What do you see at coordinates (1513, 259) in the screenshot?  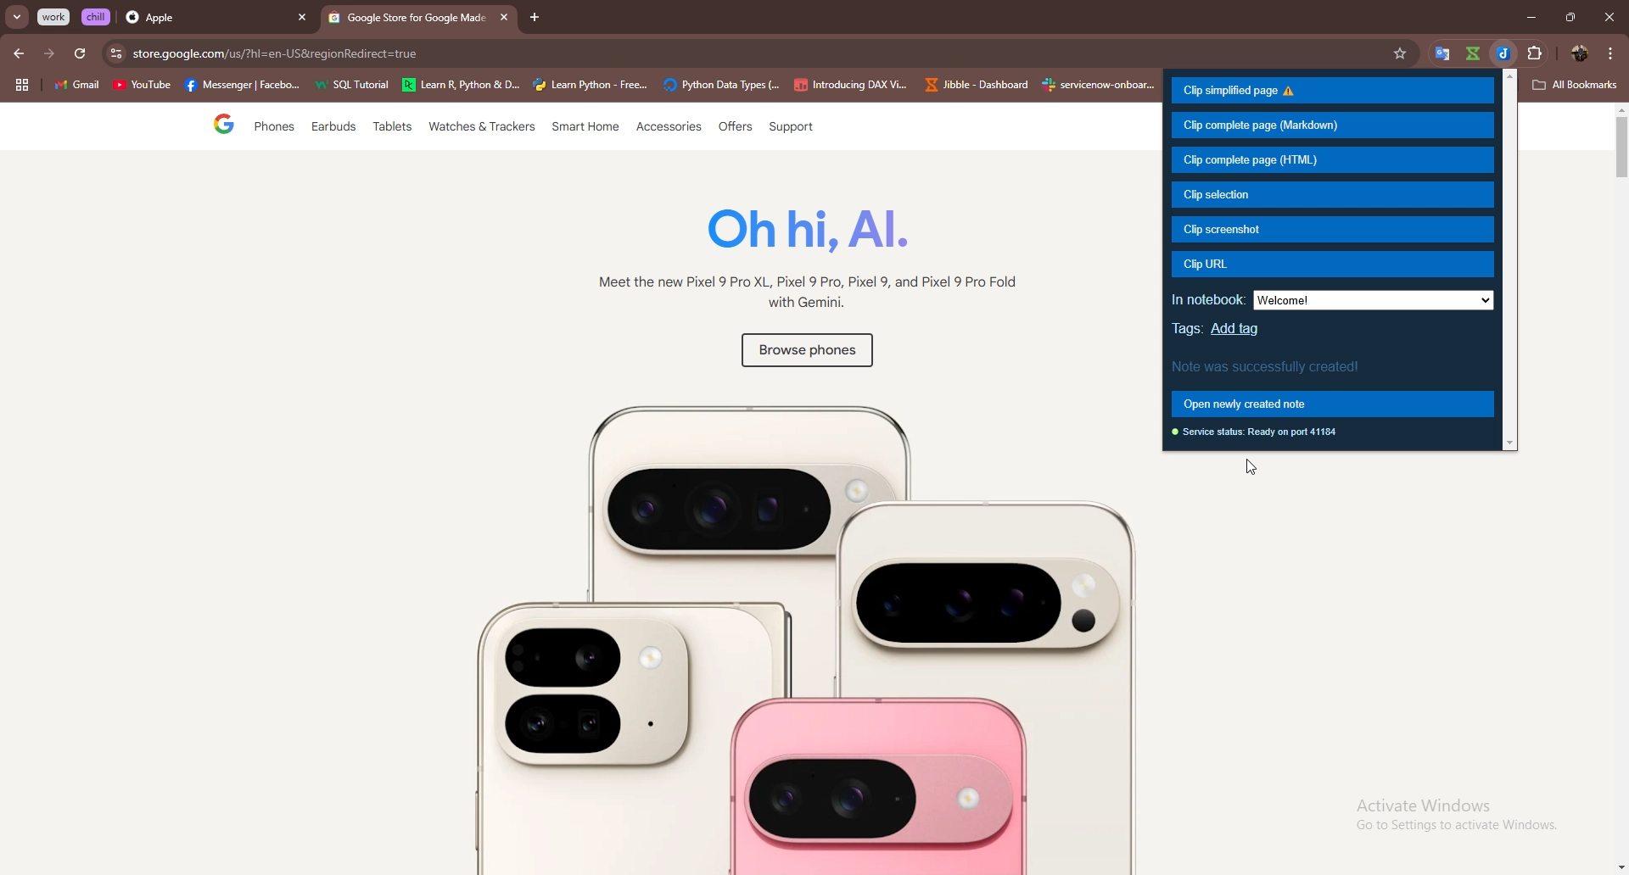 I see `scroll bar` at bounding box center [1513, 259].